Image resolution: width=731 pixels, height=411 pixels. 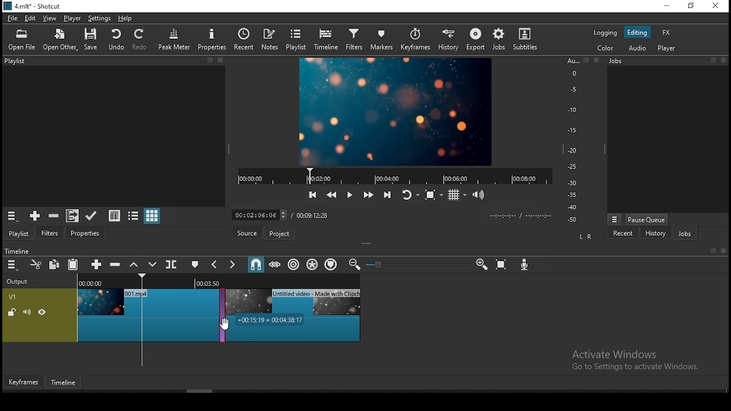 What do you see at coordinates (11, 216) in the screenshot?
I see `playlist menu` at bounding box center [11, 216].